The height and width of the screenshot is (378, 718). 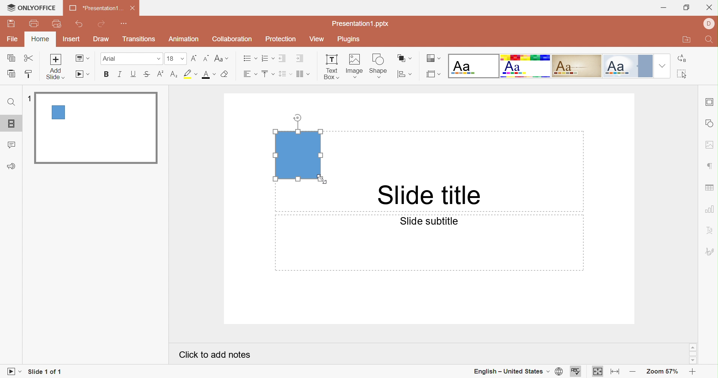 I want to click on Animation, so click(x=185, y=39).